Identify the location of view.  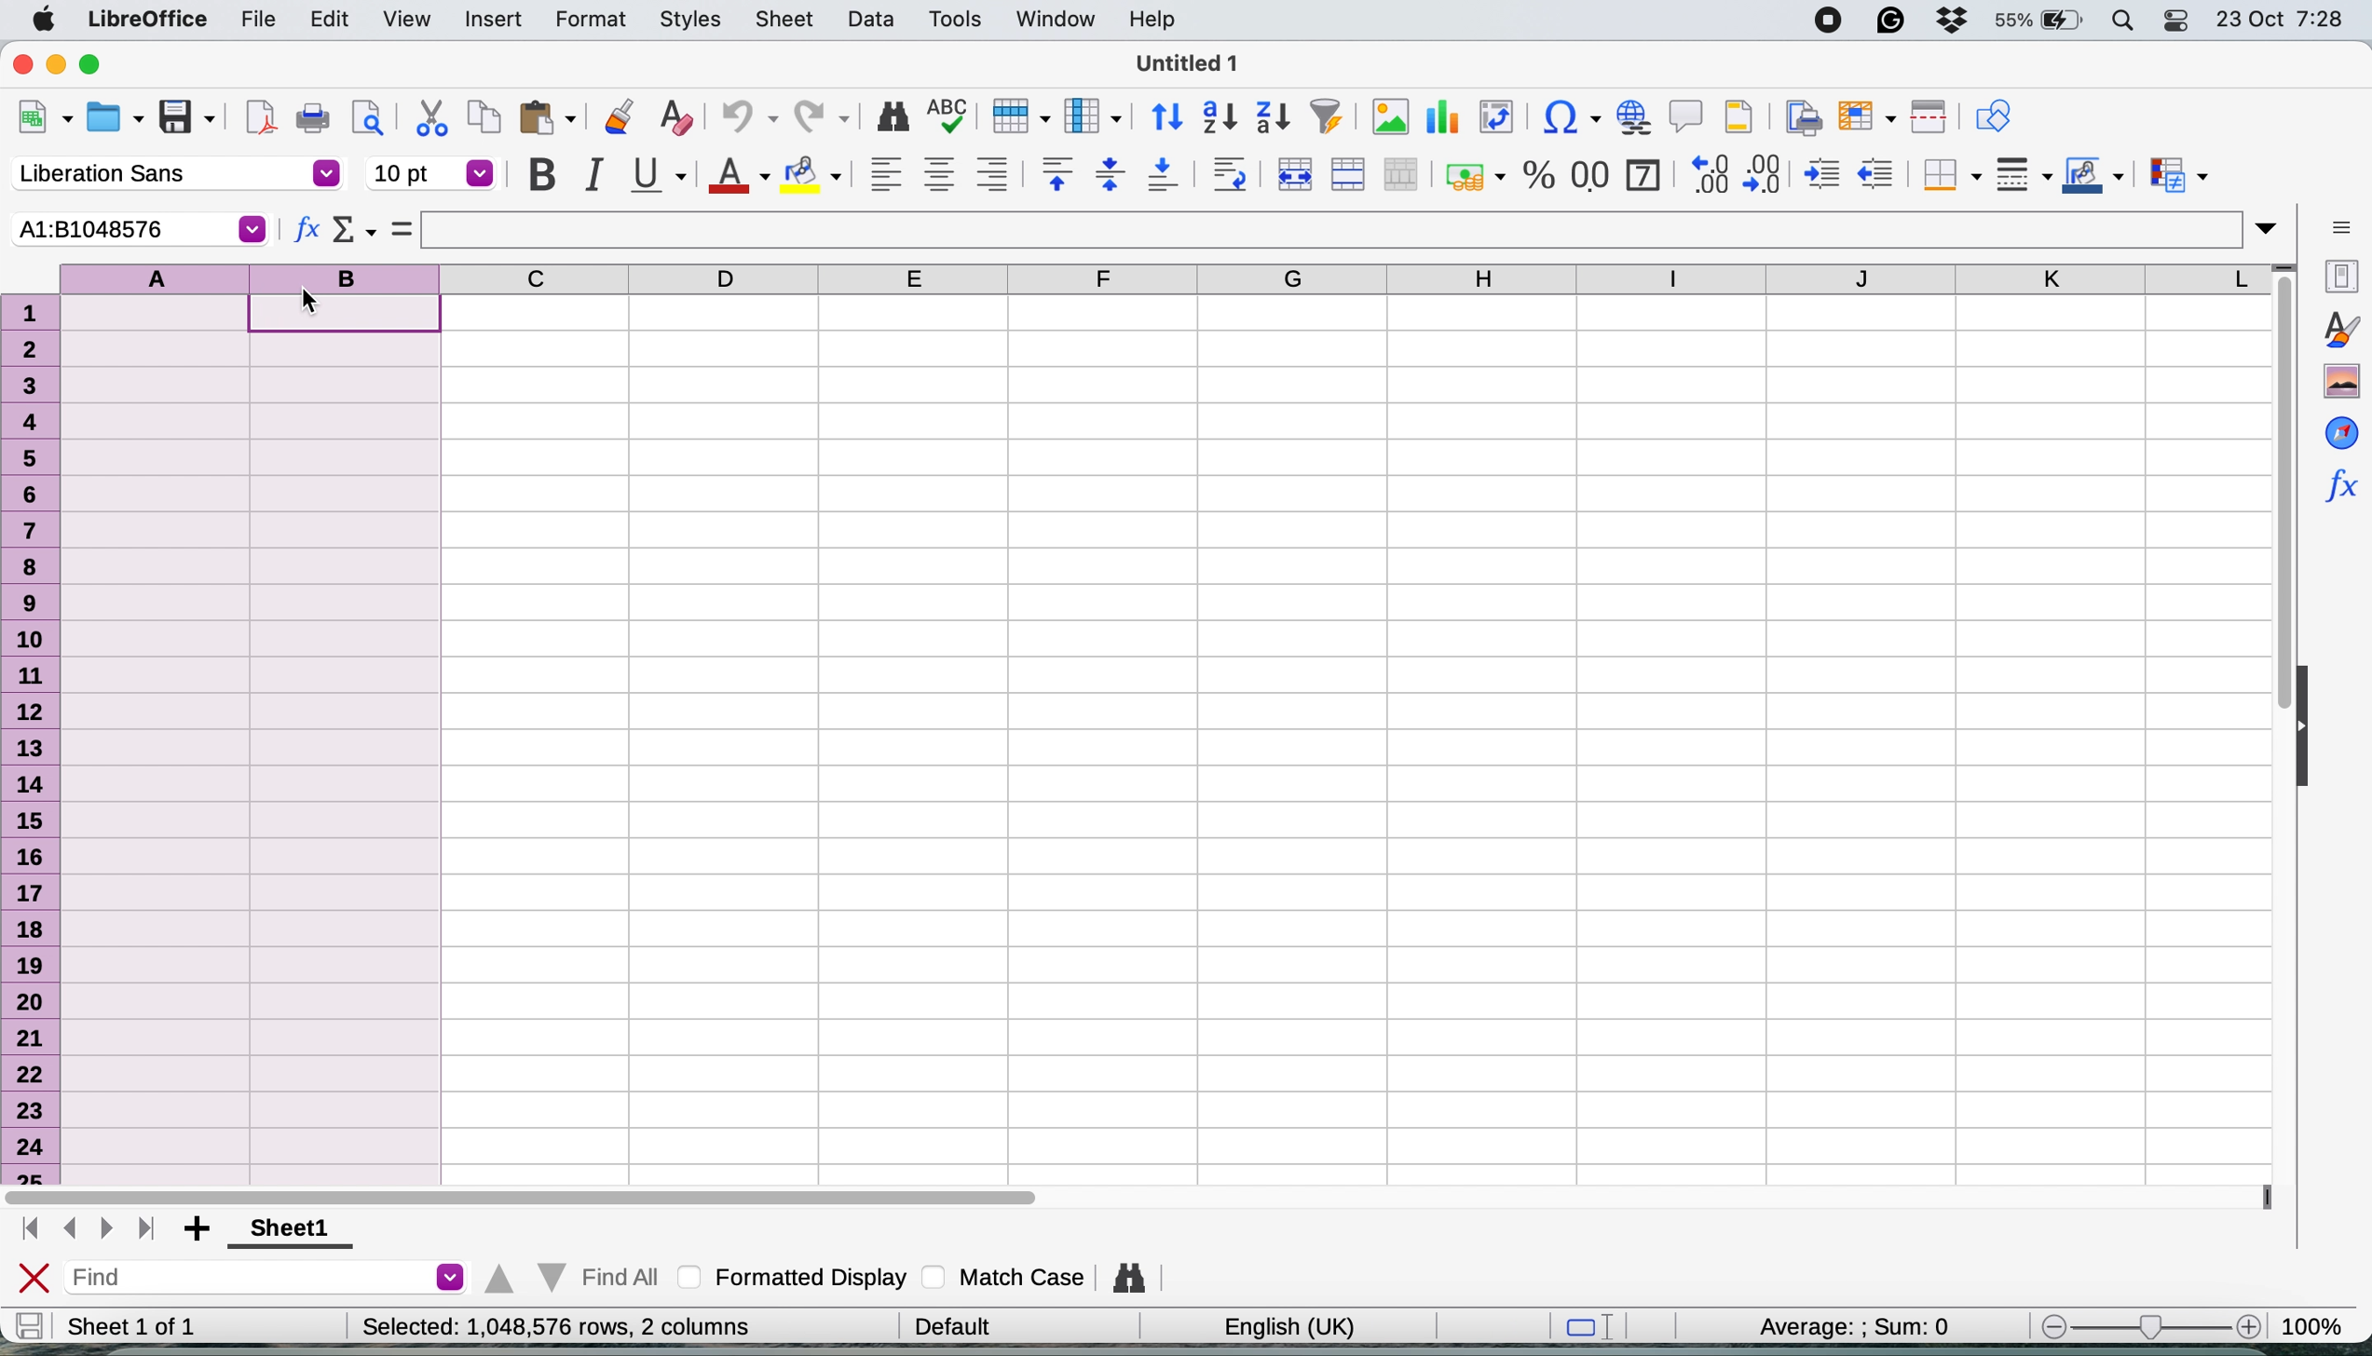
(405, 21).